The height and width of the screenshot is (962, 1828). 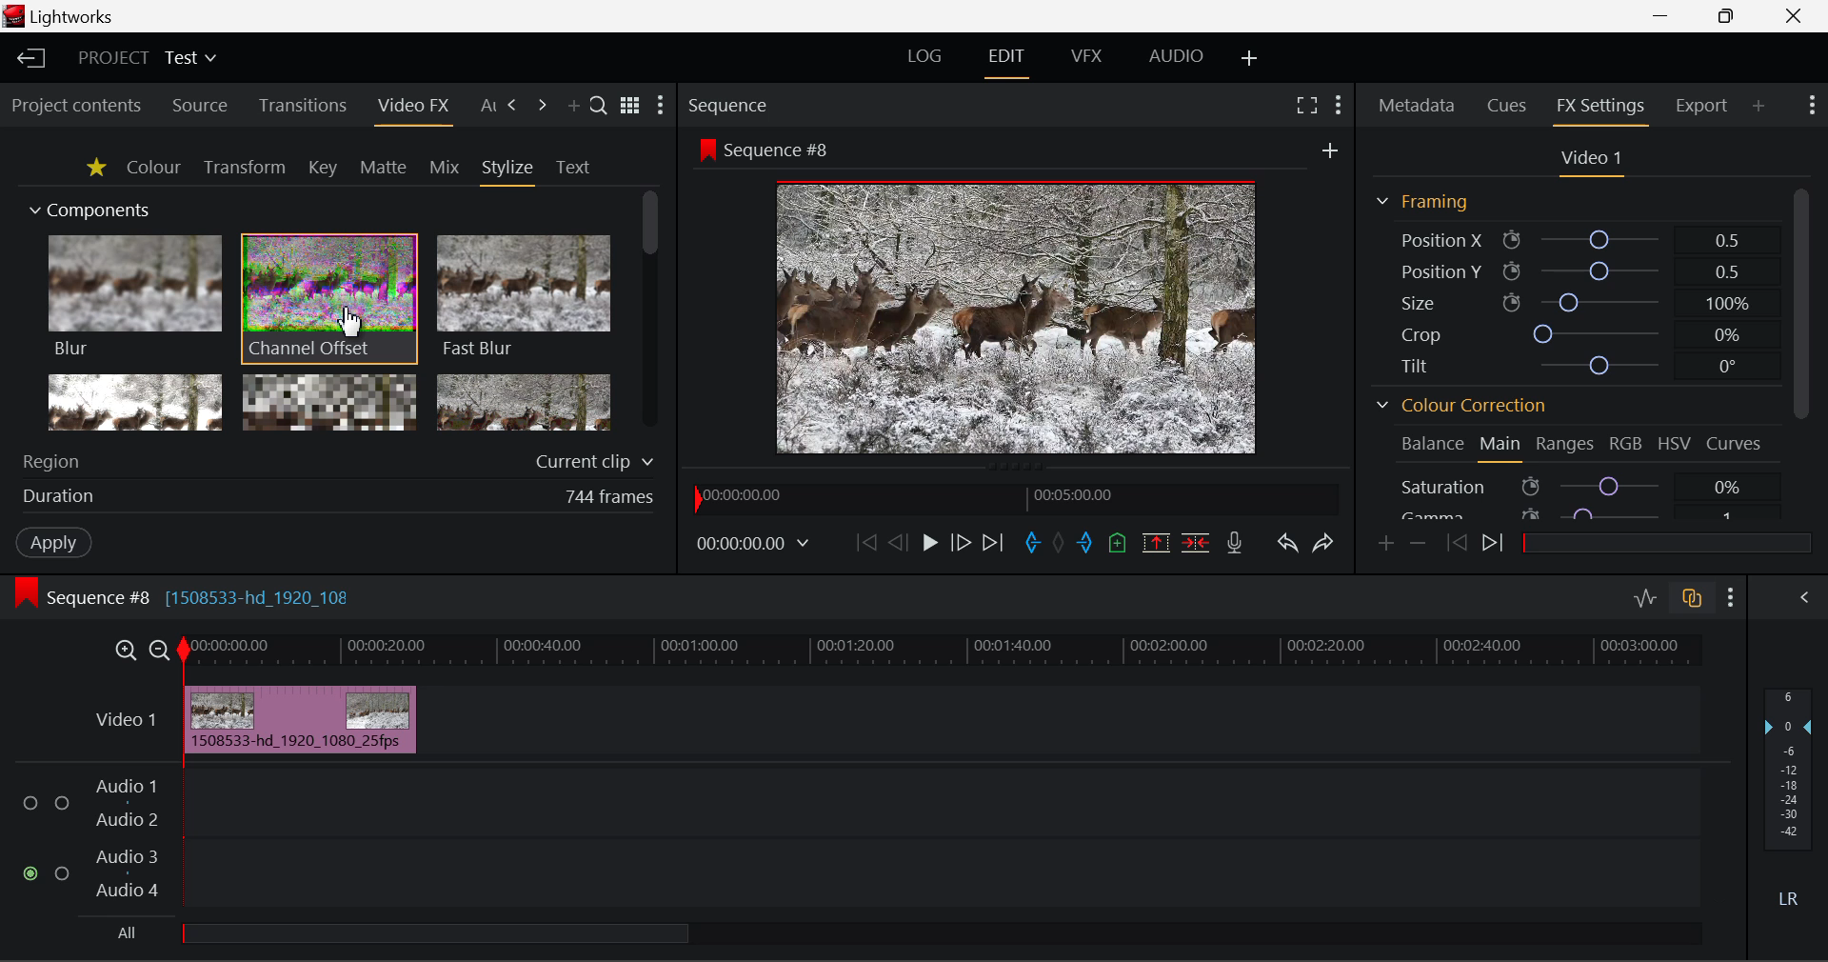 I want to click on Transitions, so click(x=301, y=105).